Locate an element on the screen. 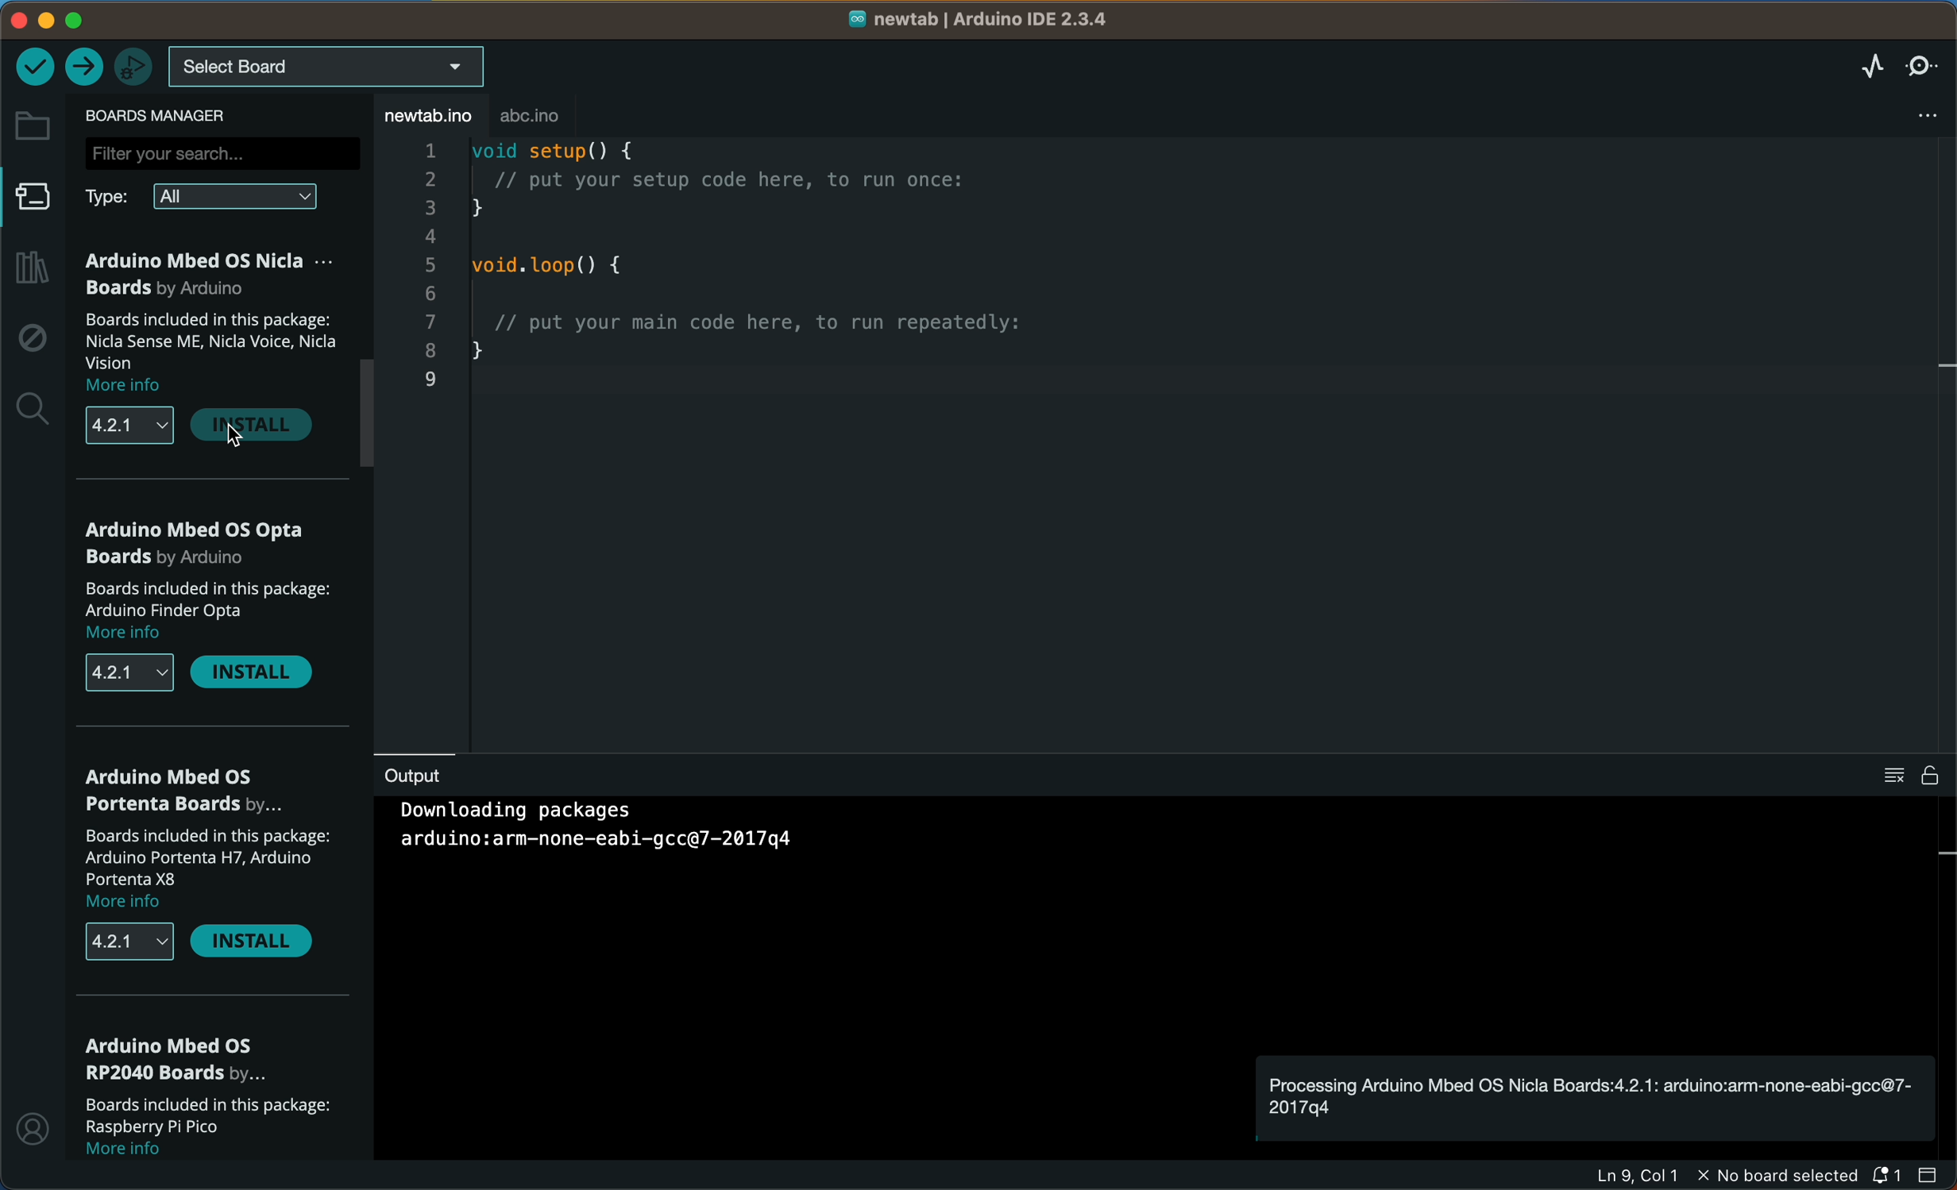 This screenshot has height=1190, width=1957. versions is located at coordinates (130, 676).